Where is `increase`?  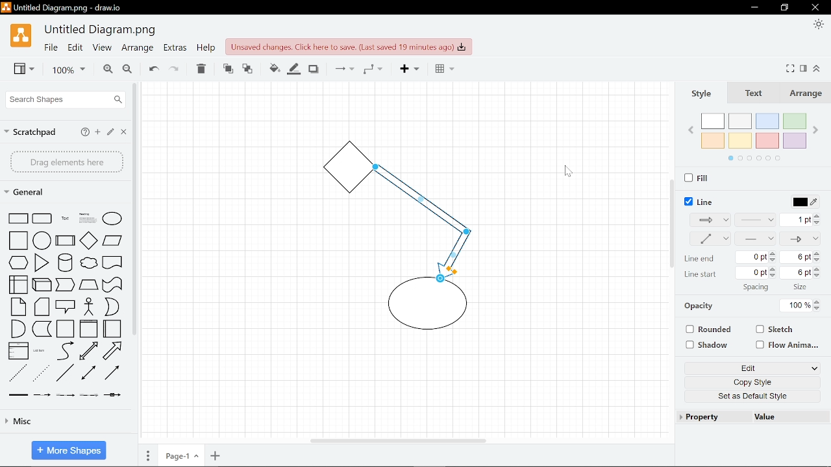 increase is located at coordinates (771, 253).